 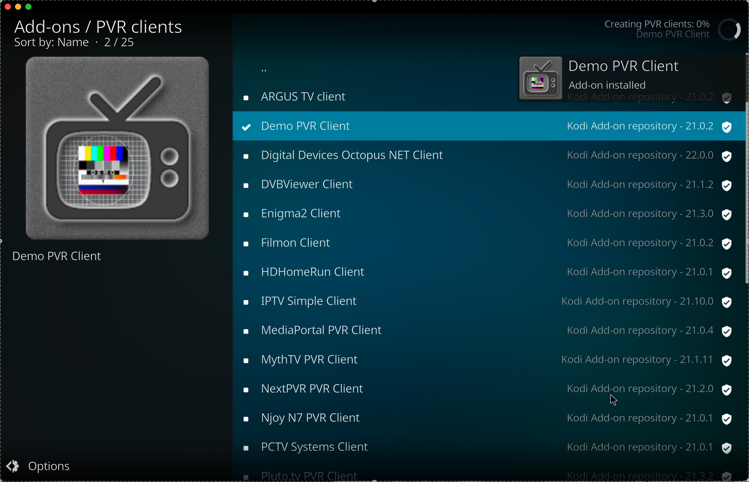 I want to click on close app, so click(x=7, y=6).